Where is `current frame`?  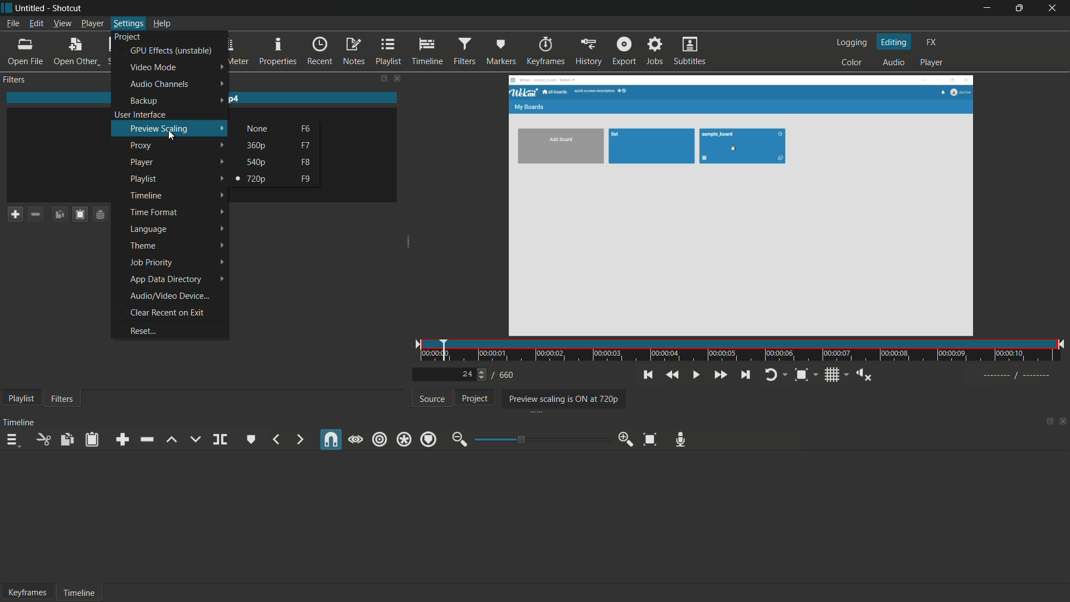 current frame is located at coordinates (467, 373).